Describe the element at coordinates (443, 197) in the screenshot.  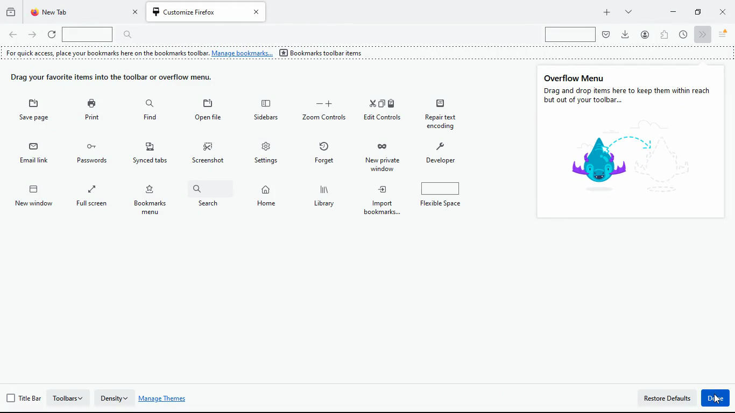
I see `import bookmarks` at that location.